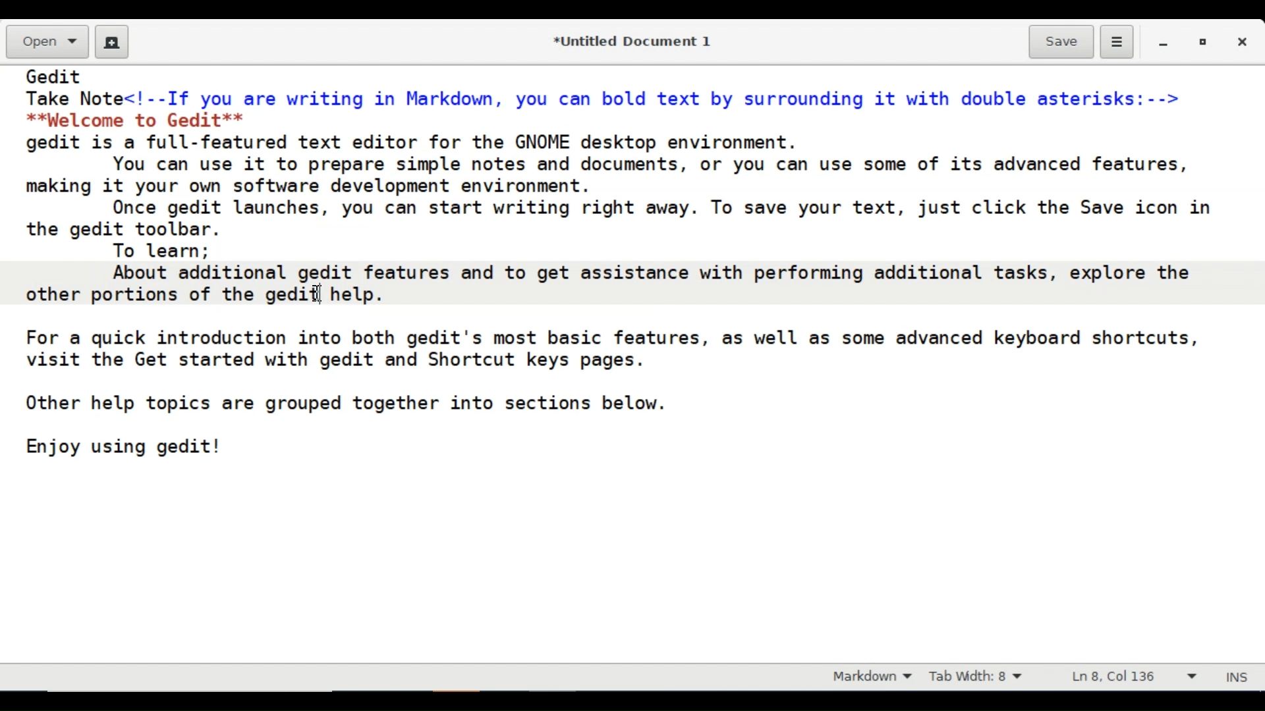 The image size is (1265, 711). What do you see at coordinates (45, 43) in the screenshot?
I see `Open` at bounding box center [45, 43].